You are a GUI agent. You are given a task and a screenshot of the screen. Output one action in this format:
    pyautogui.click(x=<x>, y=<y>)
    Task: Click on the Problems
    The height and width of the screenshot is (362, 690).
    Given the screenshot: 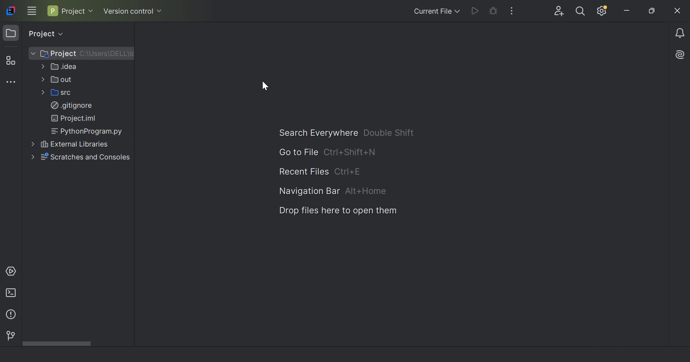 What is the action you would take?
    pyautogui.click(x=10, y=316)
    